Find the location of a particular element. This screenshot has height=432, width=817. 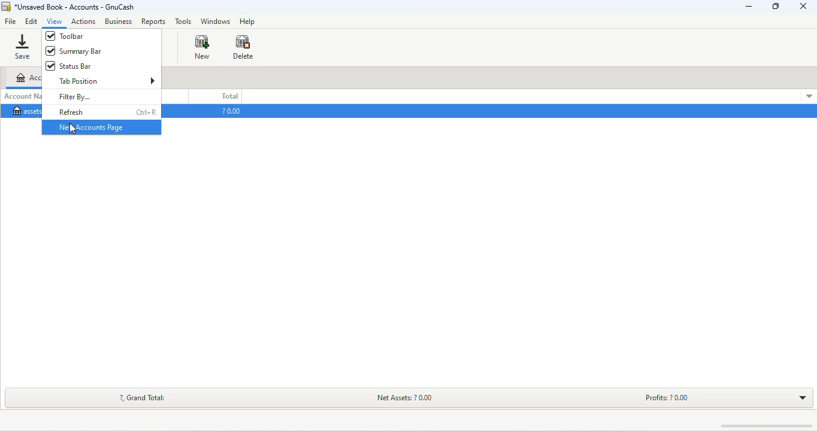

total is located at coordinates (229, 96).